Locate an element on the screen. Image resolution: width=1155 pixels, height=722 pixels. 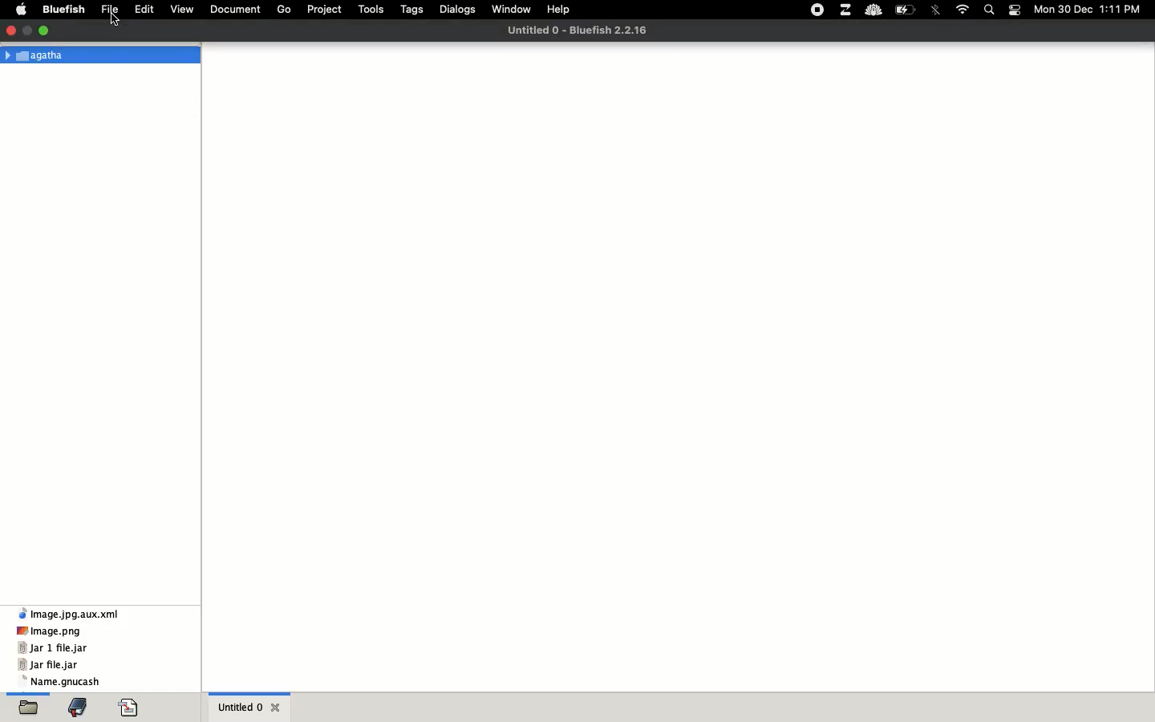
full screen is located at coordinates (29, 28).